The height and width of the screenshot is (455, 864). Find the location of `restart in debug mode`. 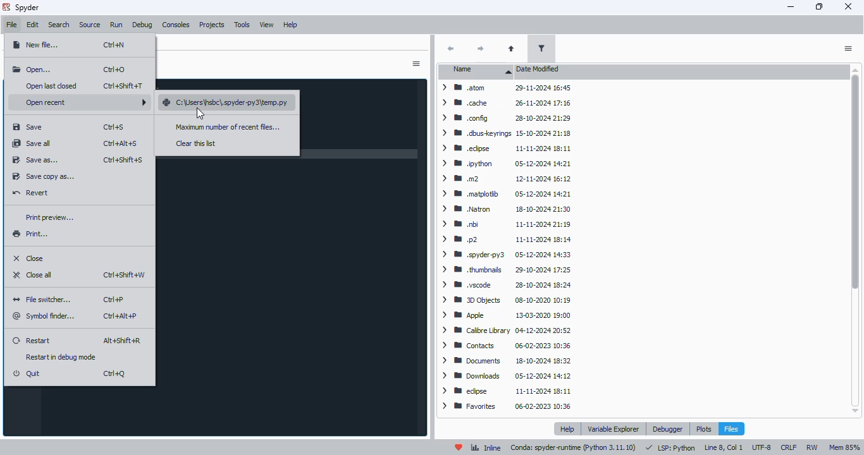

restart in debug mode is located at coordinates (62, 357).